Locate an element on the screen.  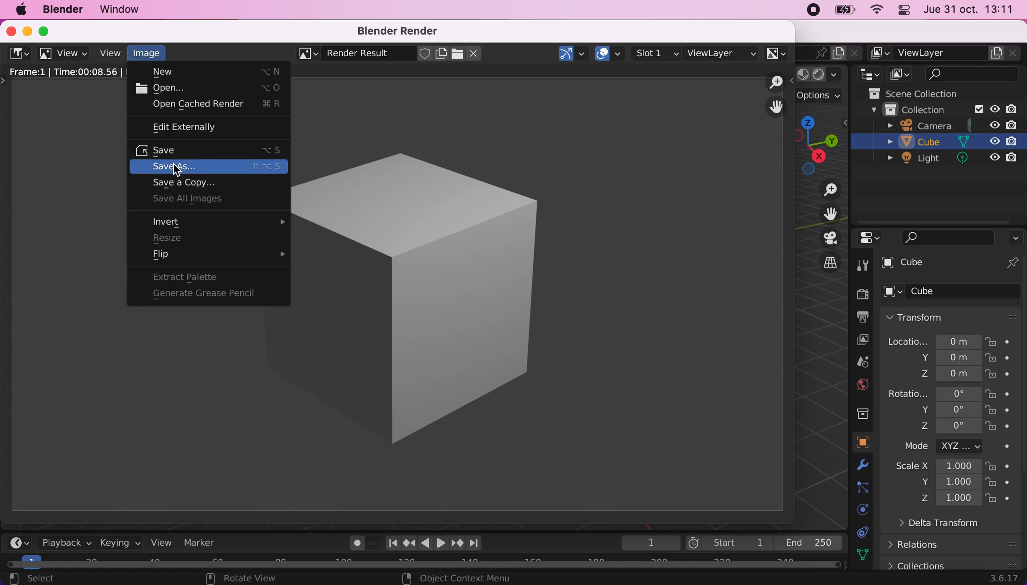
lock is located at coordinates (999, 427).